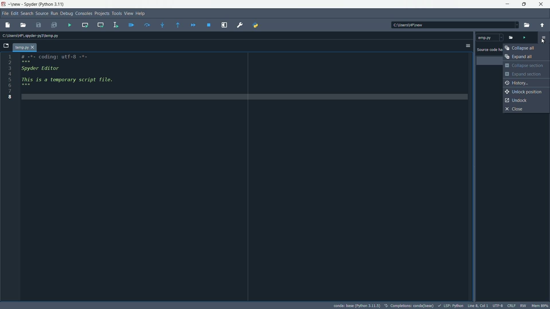 This screenshot has height=309, width=550. Describe the element at coordinates (68, 82) in the screenshot. I see `This is a temporary script file.` at that location.